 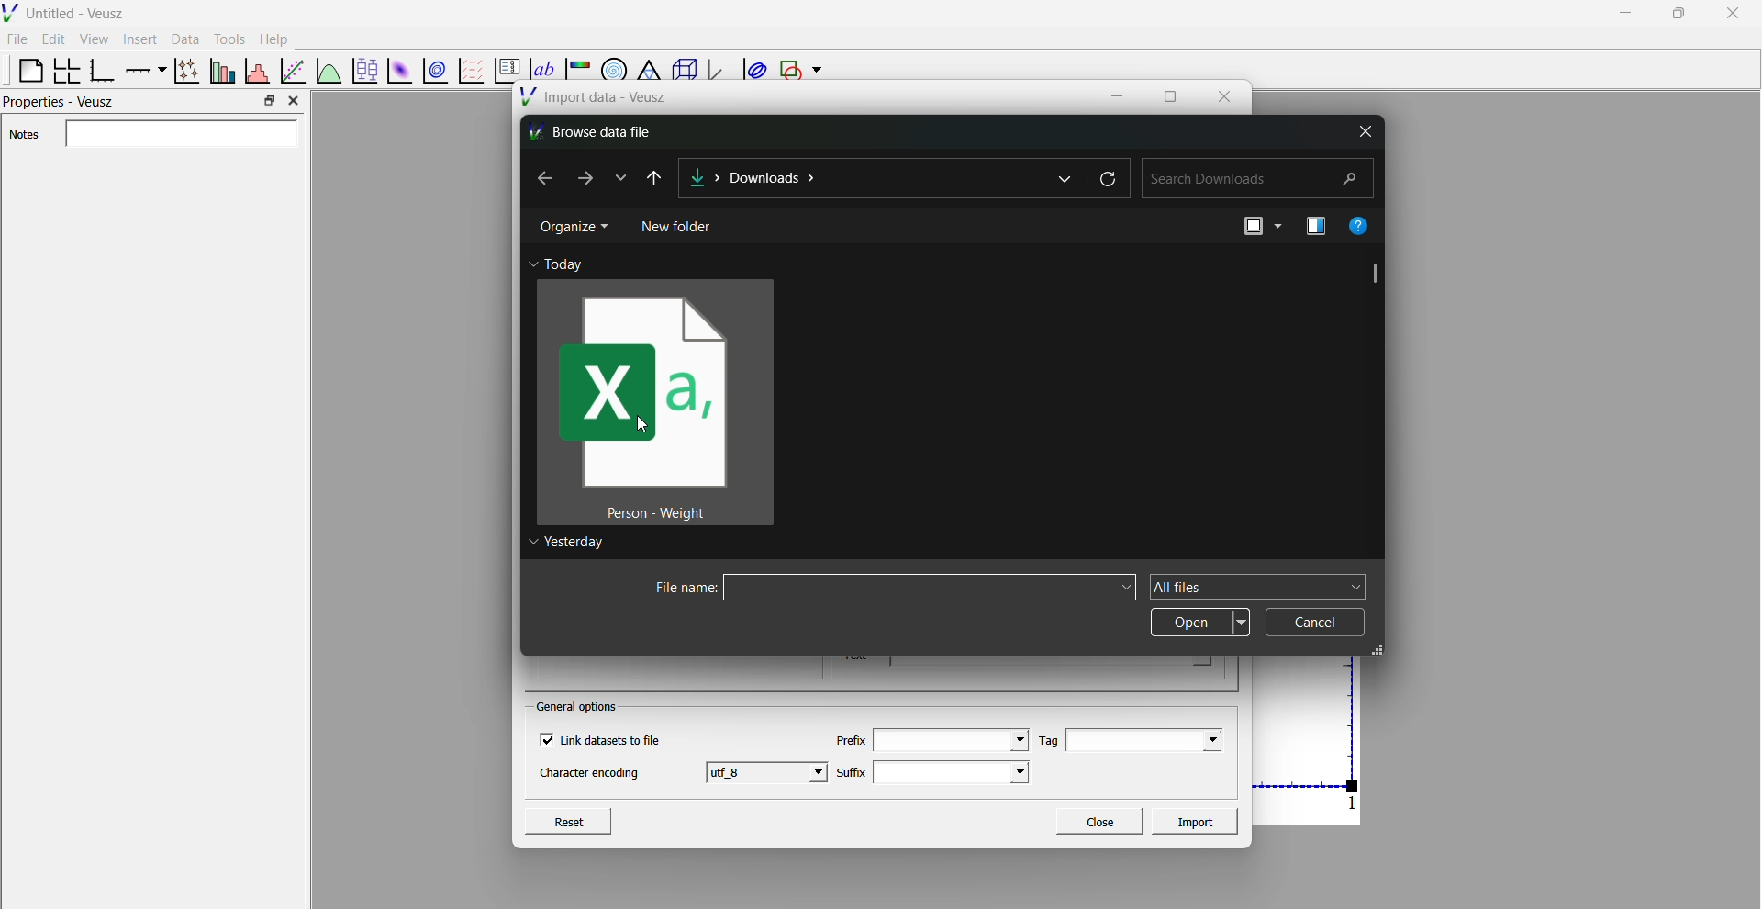 What do you see at coordinates (602, 130) in the screenshot?
I see `Browse data file` at bounding box center [602, 130].